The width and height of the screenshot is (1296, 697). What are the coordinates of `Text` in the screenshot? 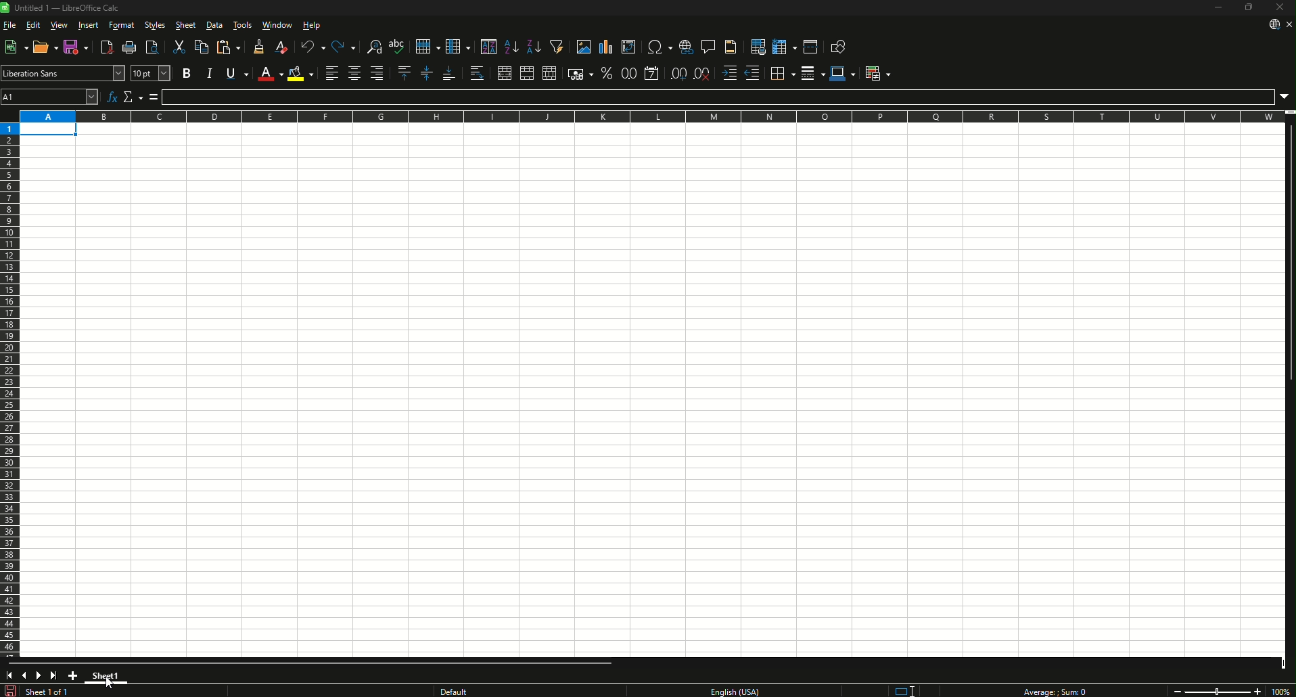 It's located at (50, 691).